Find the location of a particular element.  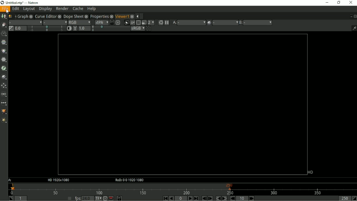

selection bar is located at coordinates (46, 29).